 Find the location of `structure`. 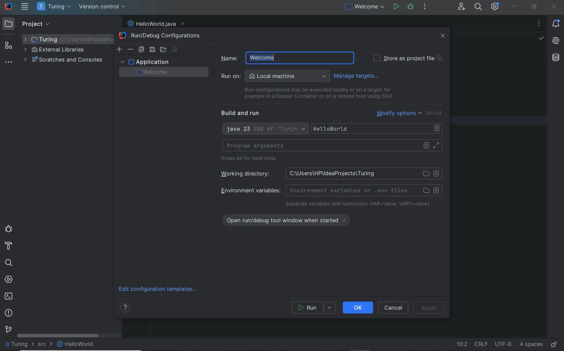

structure is located at coordinates (9, 46).